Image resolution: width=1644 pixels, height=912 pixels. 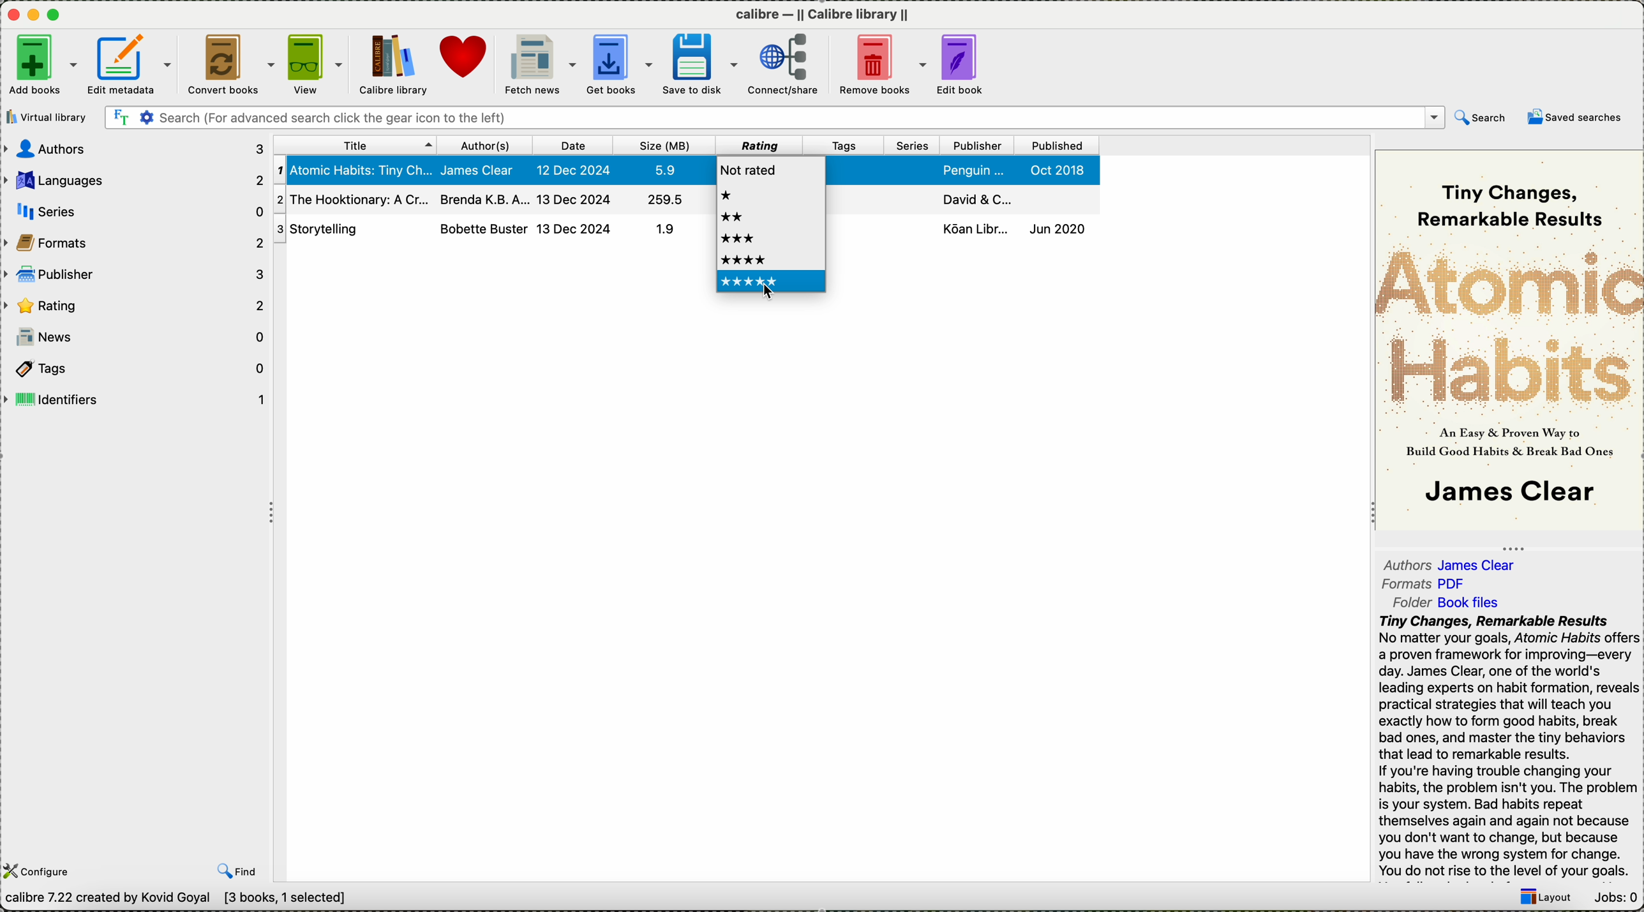 What do you see at coordinates (744, 259) in the screenshot?
I see `four stars` at bounding box center [744, 259].